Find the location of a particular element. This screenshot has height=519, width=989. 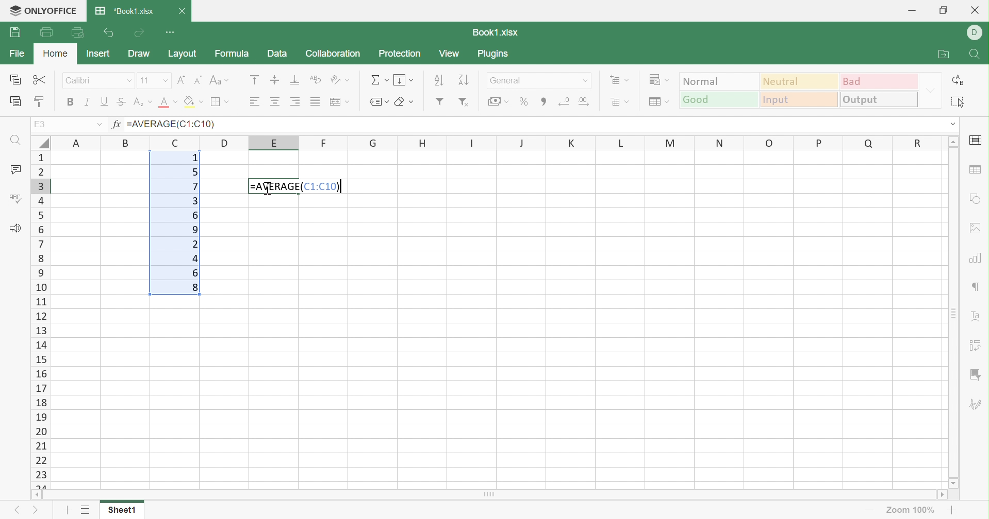

Align Center is located at coordinates (275, 101).